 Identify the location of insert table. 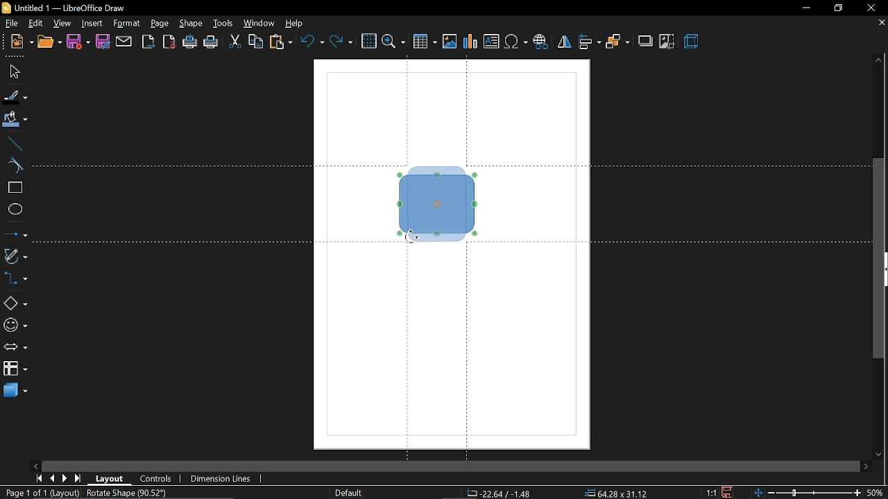
(424, 42).